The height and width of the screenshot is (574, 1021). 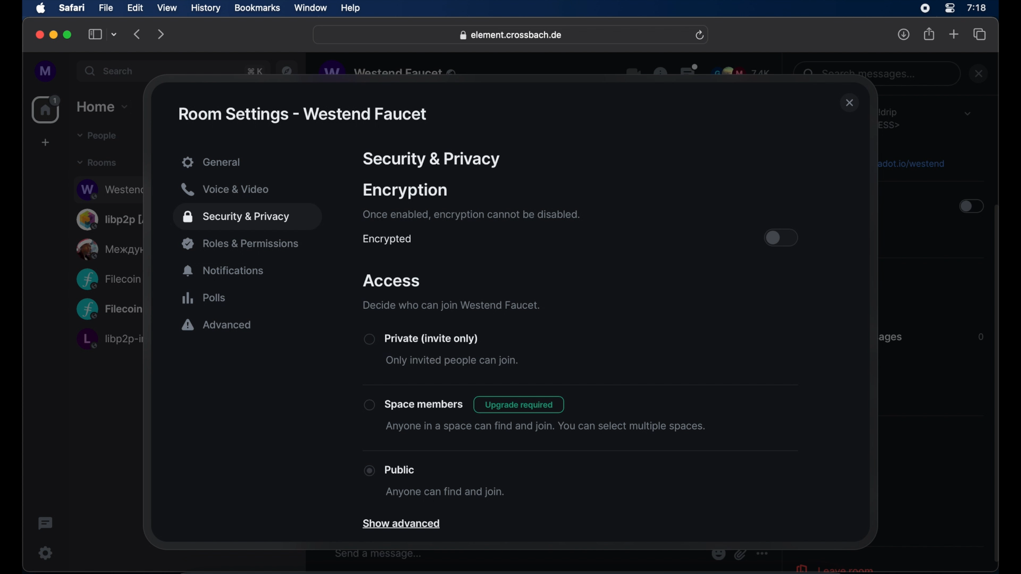 What do you see at coordinates (102, 107) in the screenshot?
I see `home dropdown` at bounding box center [102, 107].